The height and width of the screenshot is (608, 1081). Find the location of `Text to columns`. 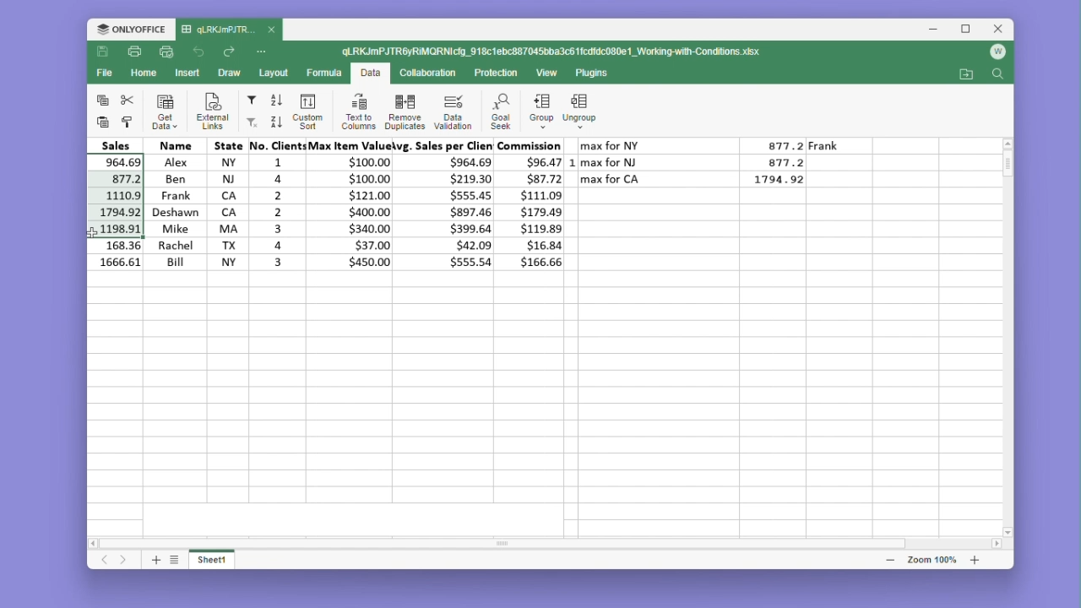

Text to columns is located at coordinates (358, 111).